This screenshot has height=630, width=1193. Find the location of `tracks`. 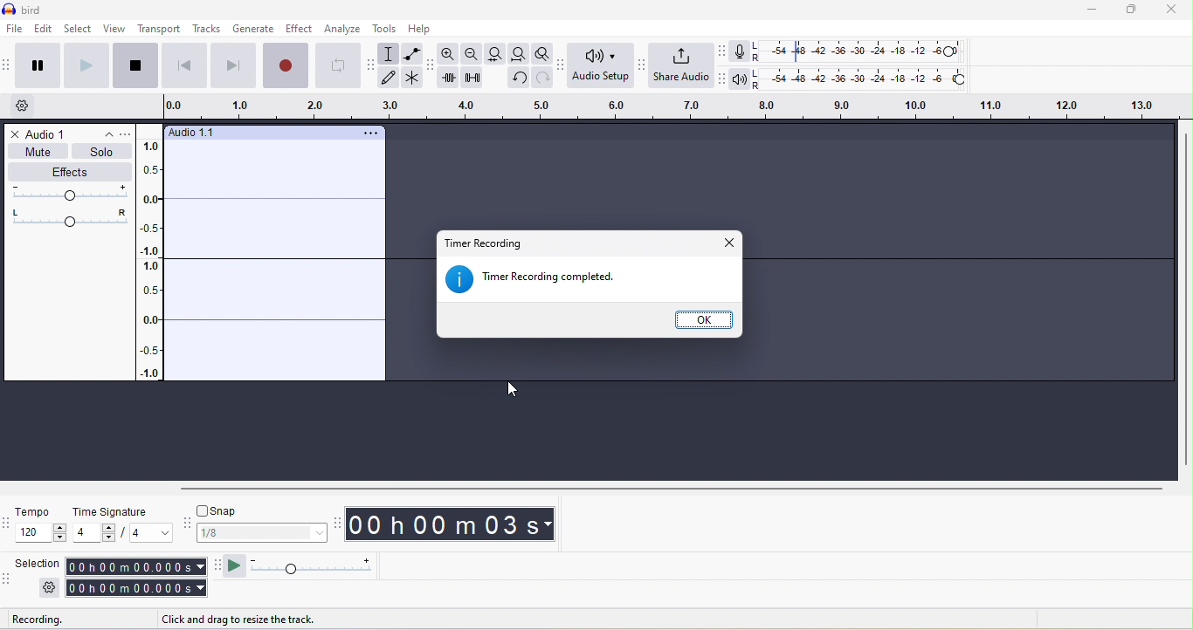

tracks is located at coordinates (206, 30).